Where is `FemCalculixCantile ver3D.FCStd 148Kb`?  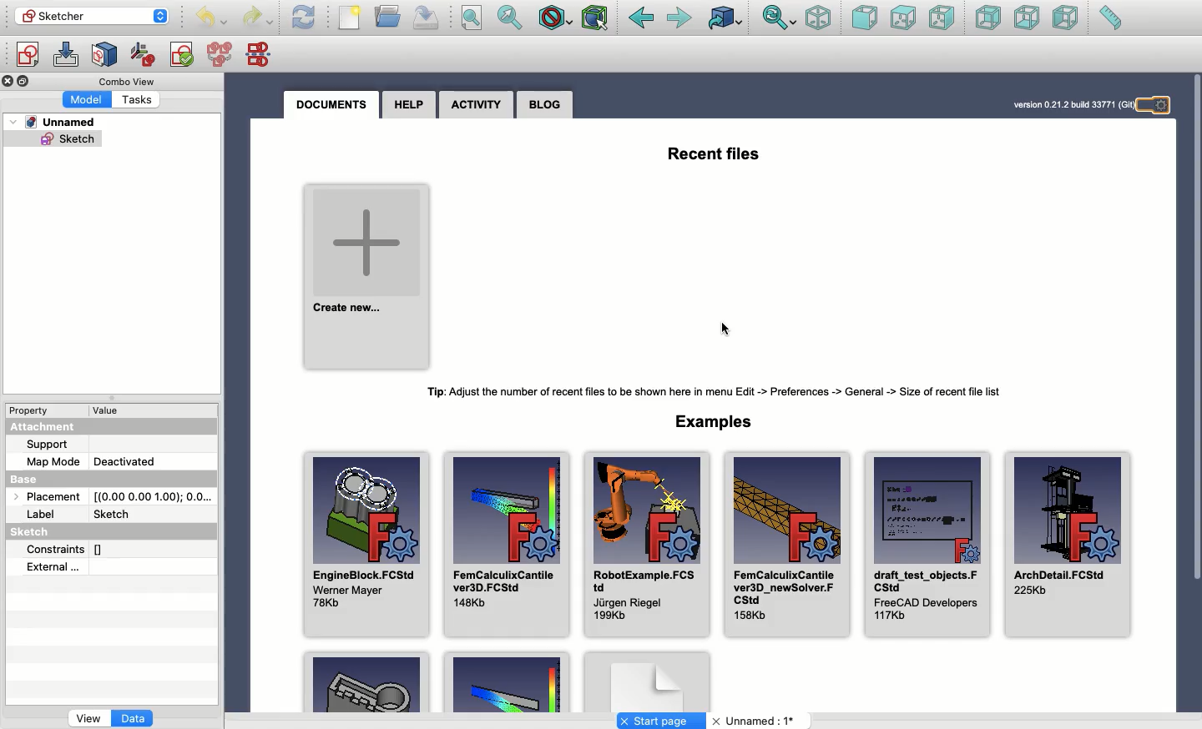
FemCalculixCantile ver3D.FCStd 148Kb is located at coordinates (508, 545).